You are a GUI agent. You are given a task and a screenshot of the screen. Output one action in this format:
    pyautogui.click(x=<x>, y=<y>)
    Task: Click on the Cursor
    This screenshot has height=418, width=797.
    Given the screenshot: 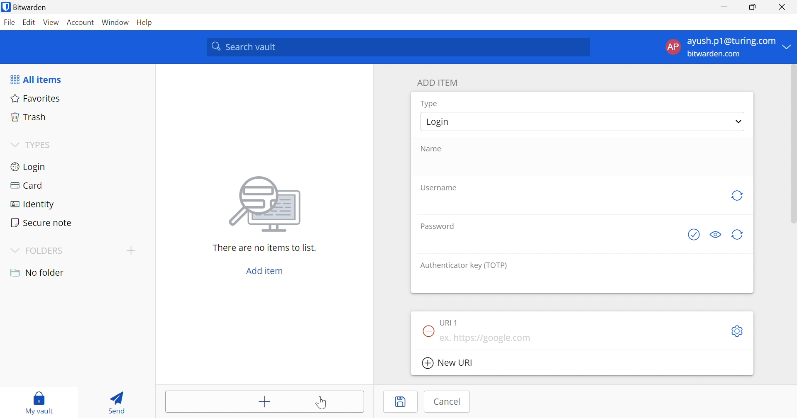 What is the action you would take?
    pyautogui.click(x=323, y=402)
    